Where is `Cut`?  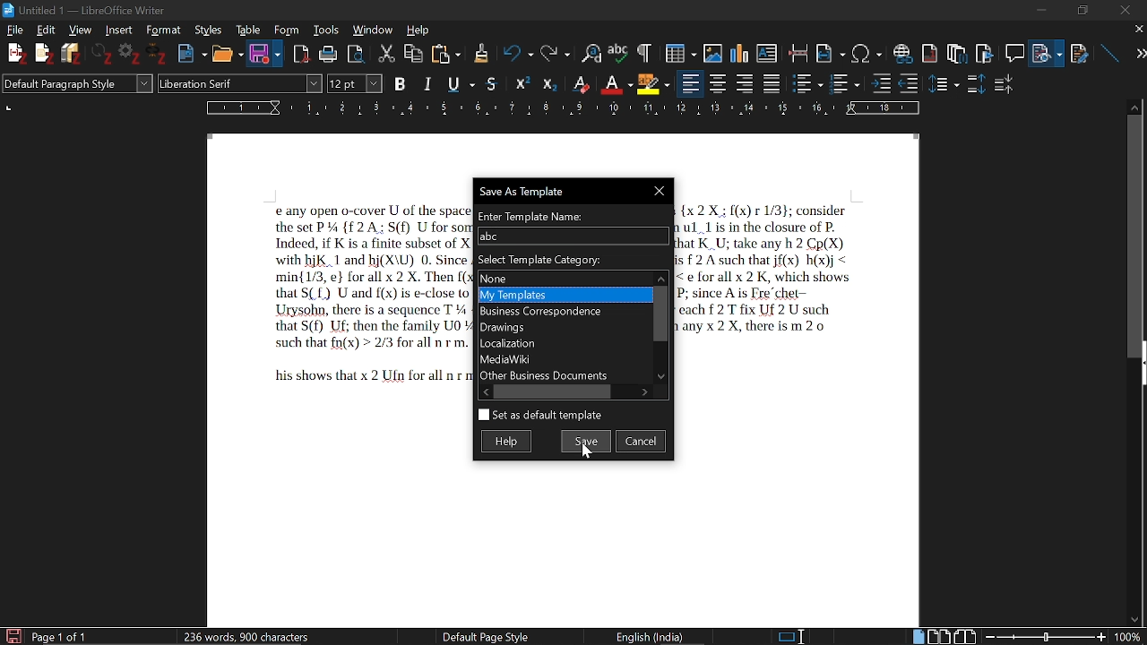 Cut is located at coordinates (388, 52).